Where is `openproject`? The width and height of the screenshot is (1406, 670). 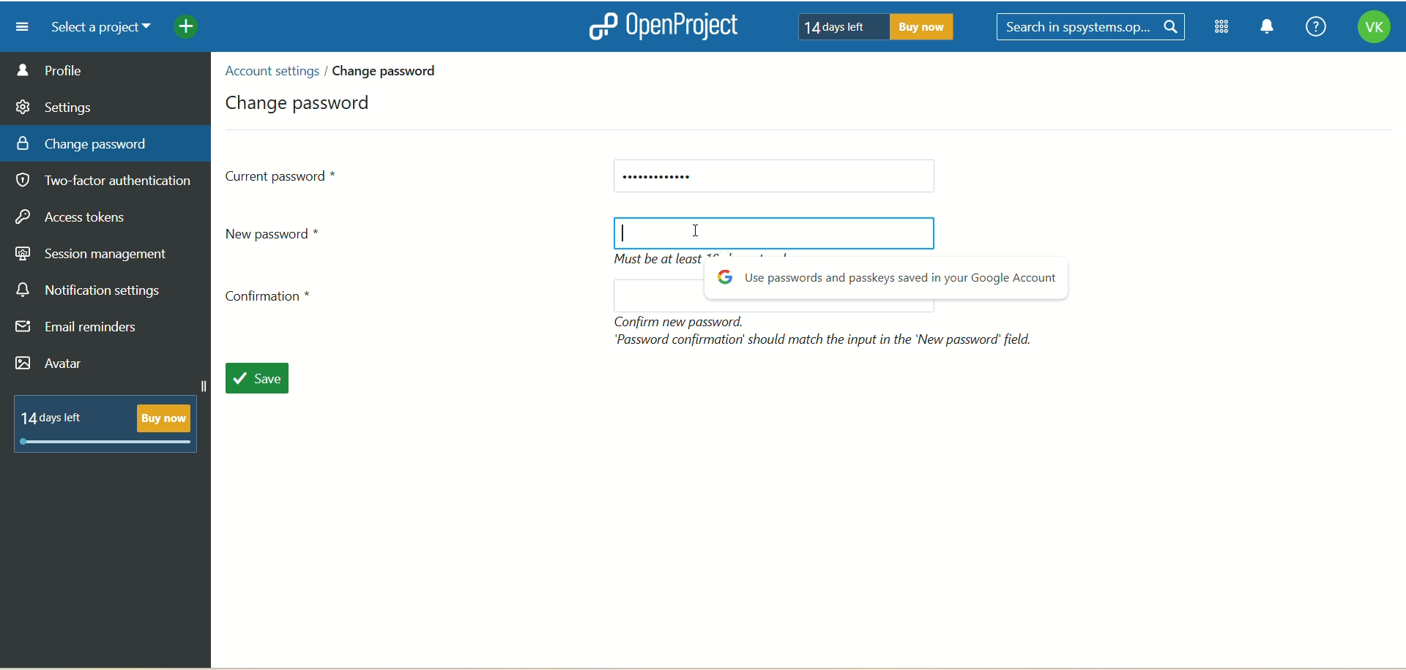 openproject is located at coordinates (660, 26).